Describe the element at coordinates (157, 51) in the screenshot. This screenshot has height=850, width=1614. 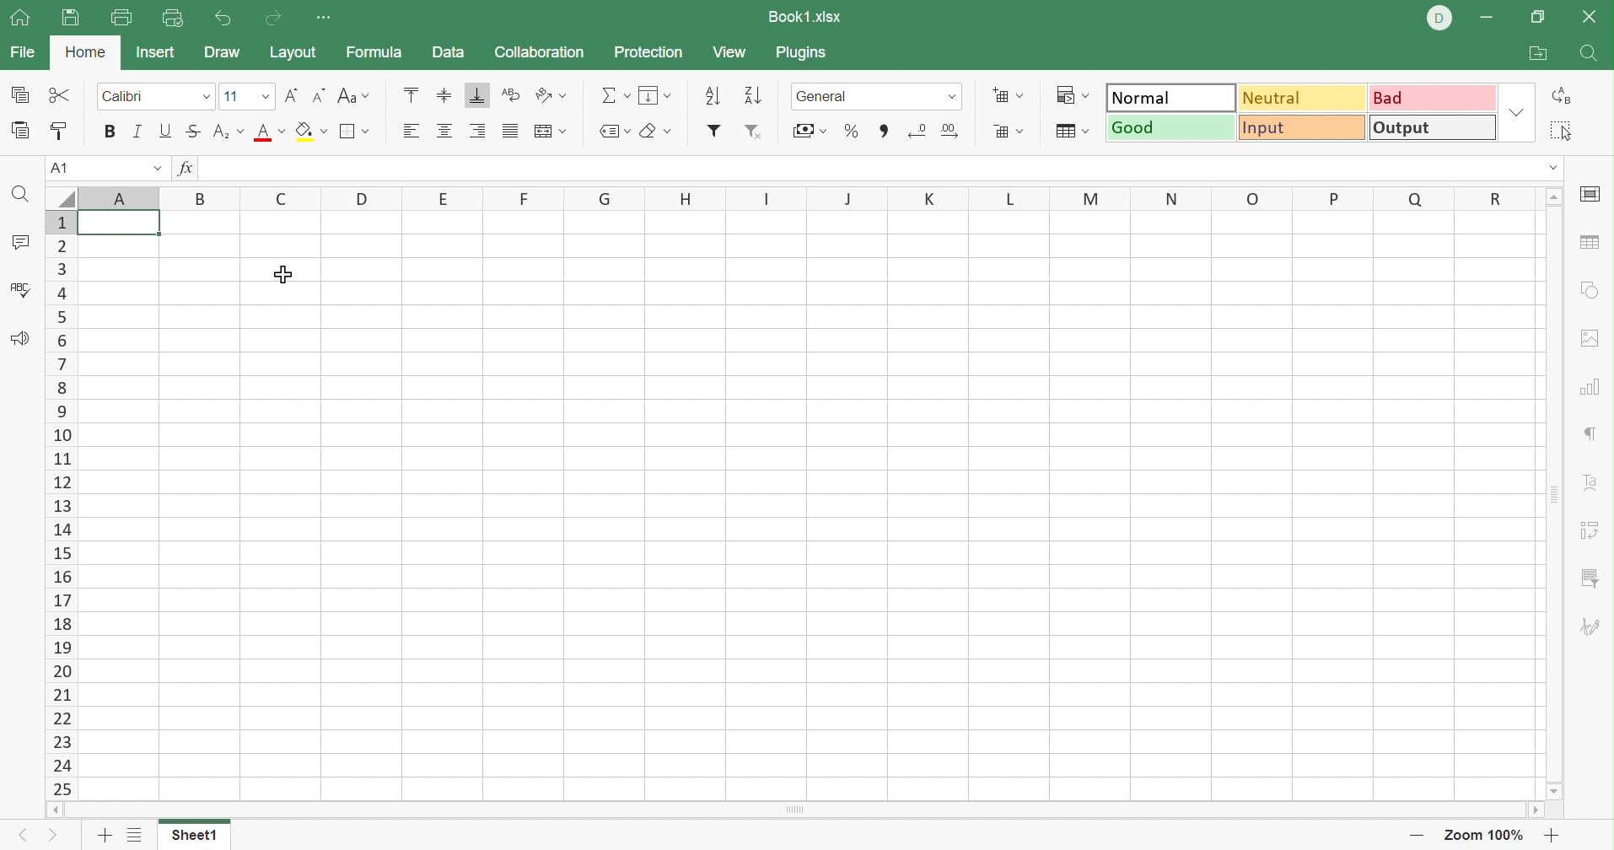
I see `Insert` at that location.